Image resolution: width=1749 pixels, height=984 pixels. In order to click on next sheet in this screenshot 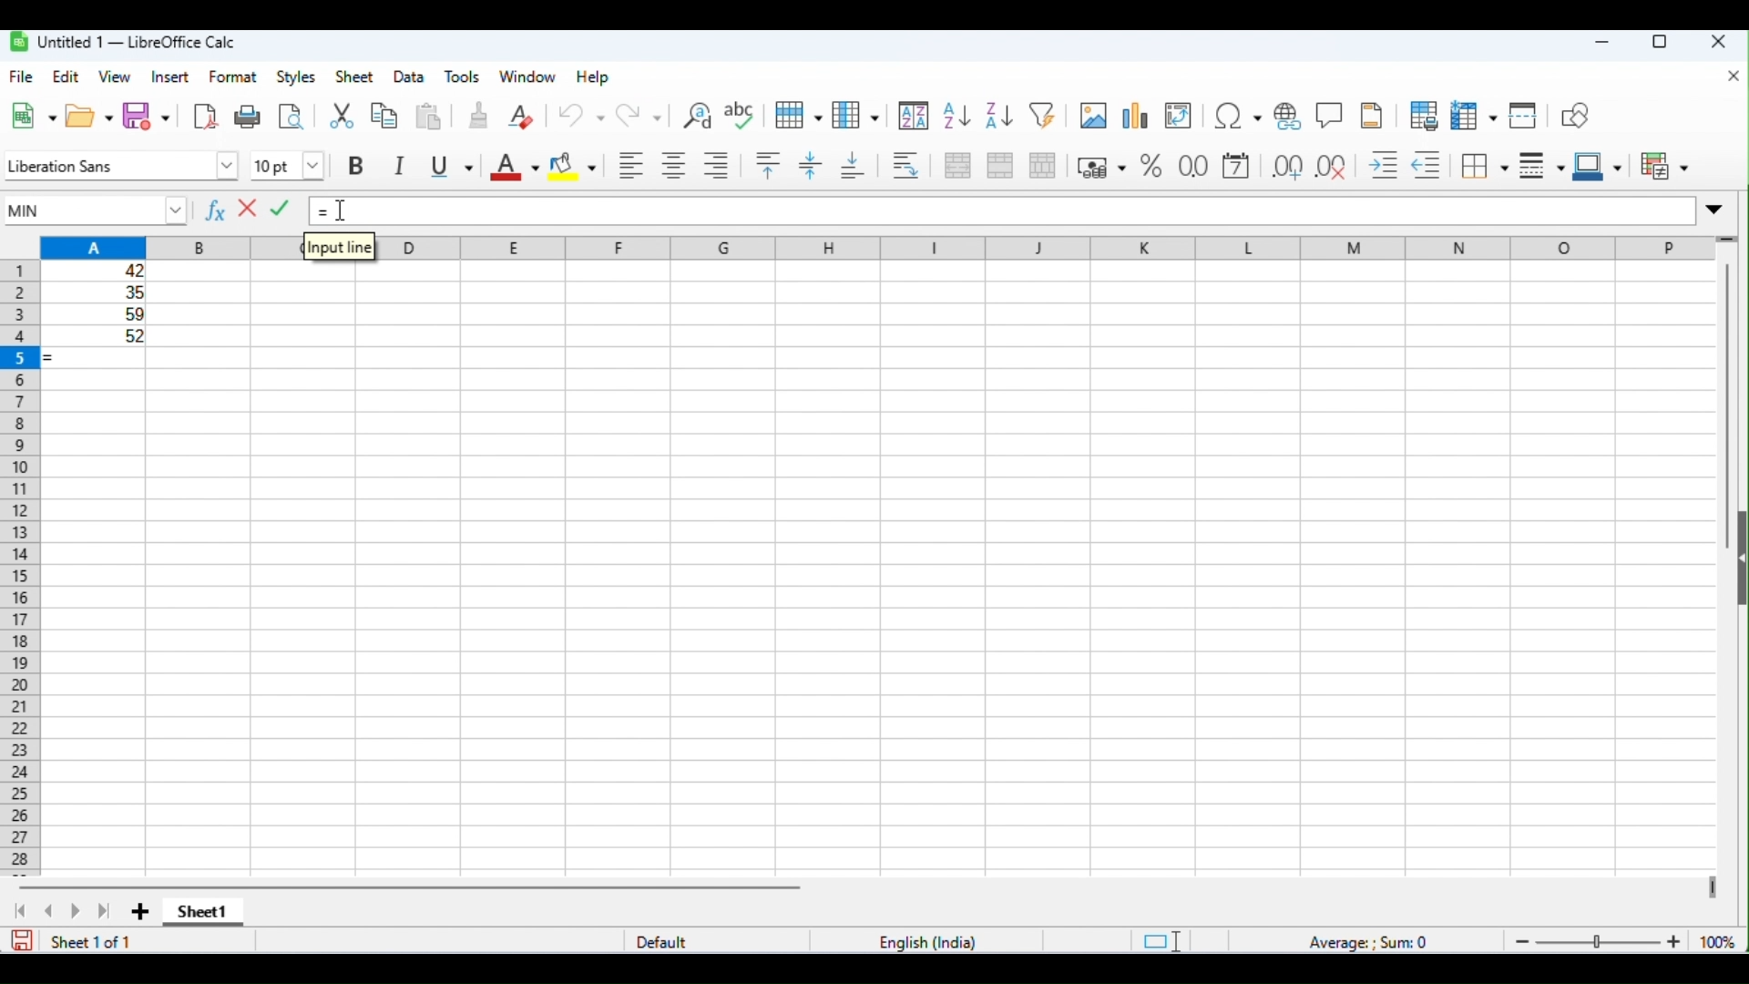, I will do `click(77, 911)`.